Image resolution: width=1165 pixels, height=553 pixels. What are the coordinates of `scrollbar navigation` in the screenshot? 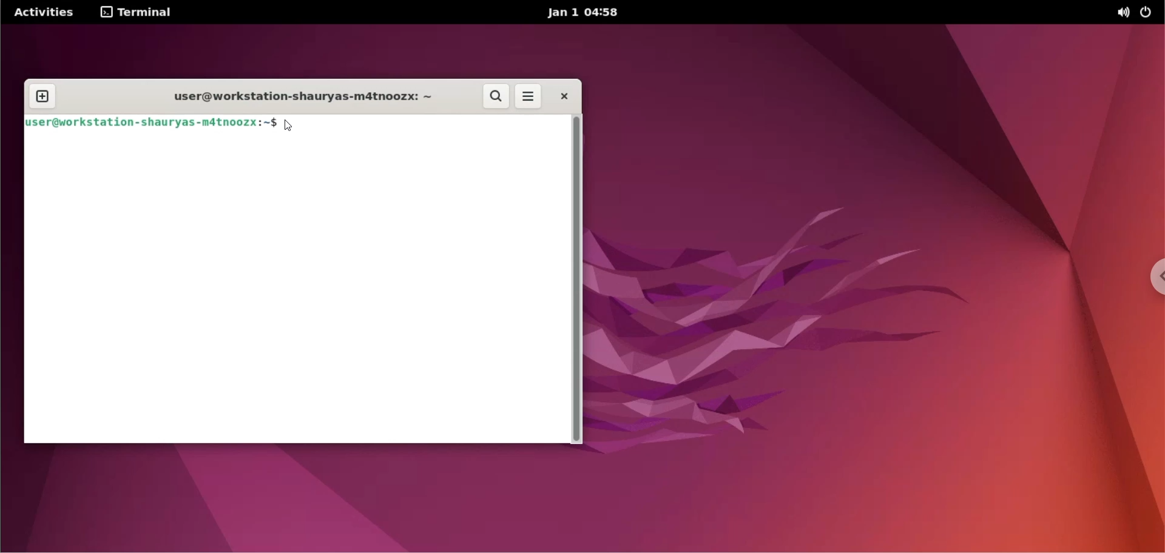 It's located at (577, 278).